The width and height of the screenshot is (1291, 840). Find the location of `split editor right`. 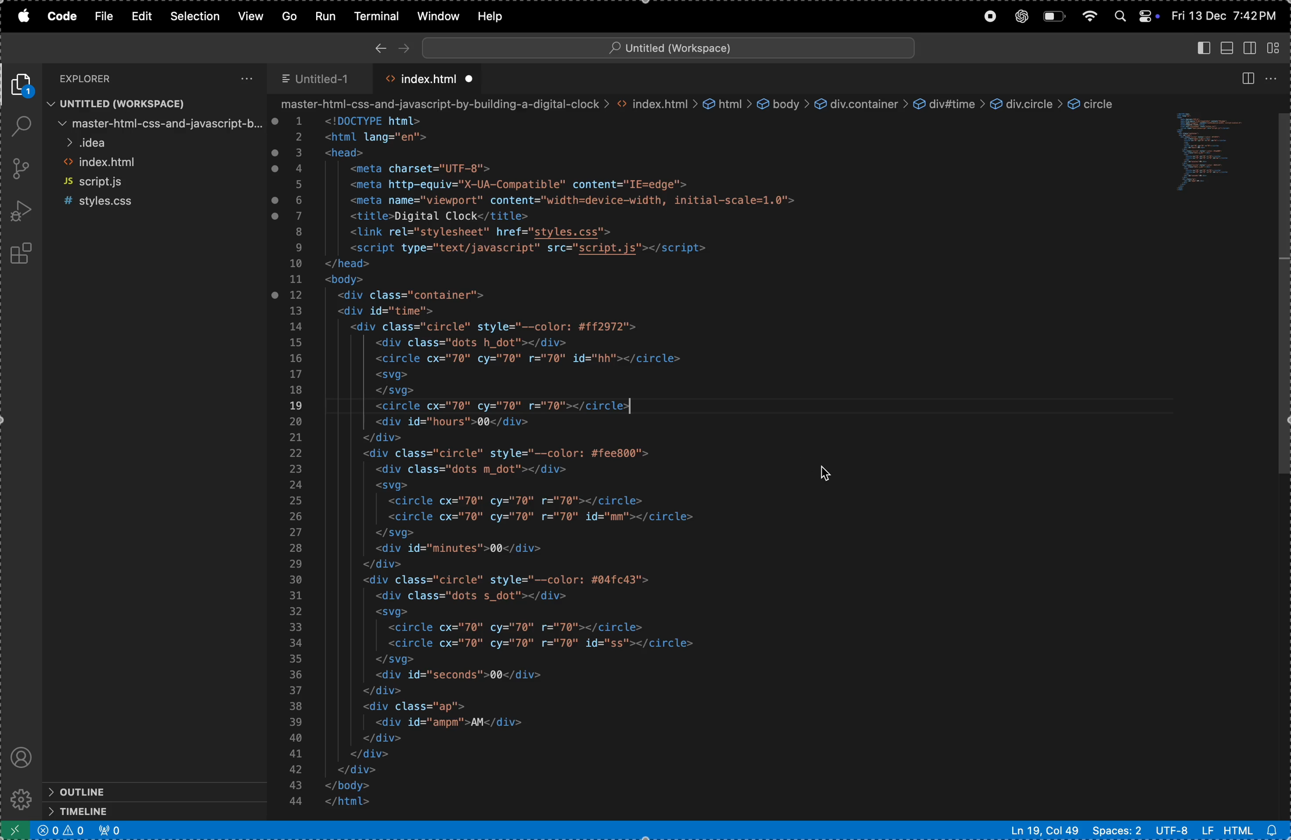

split editor right is located at coordinates (1247, 79).